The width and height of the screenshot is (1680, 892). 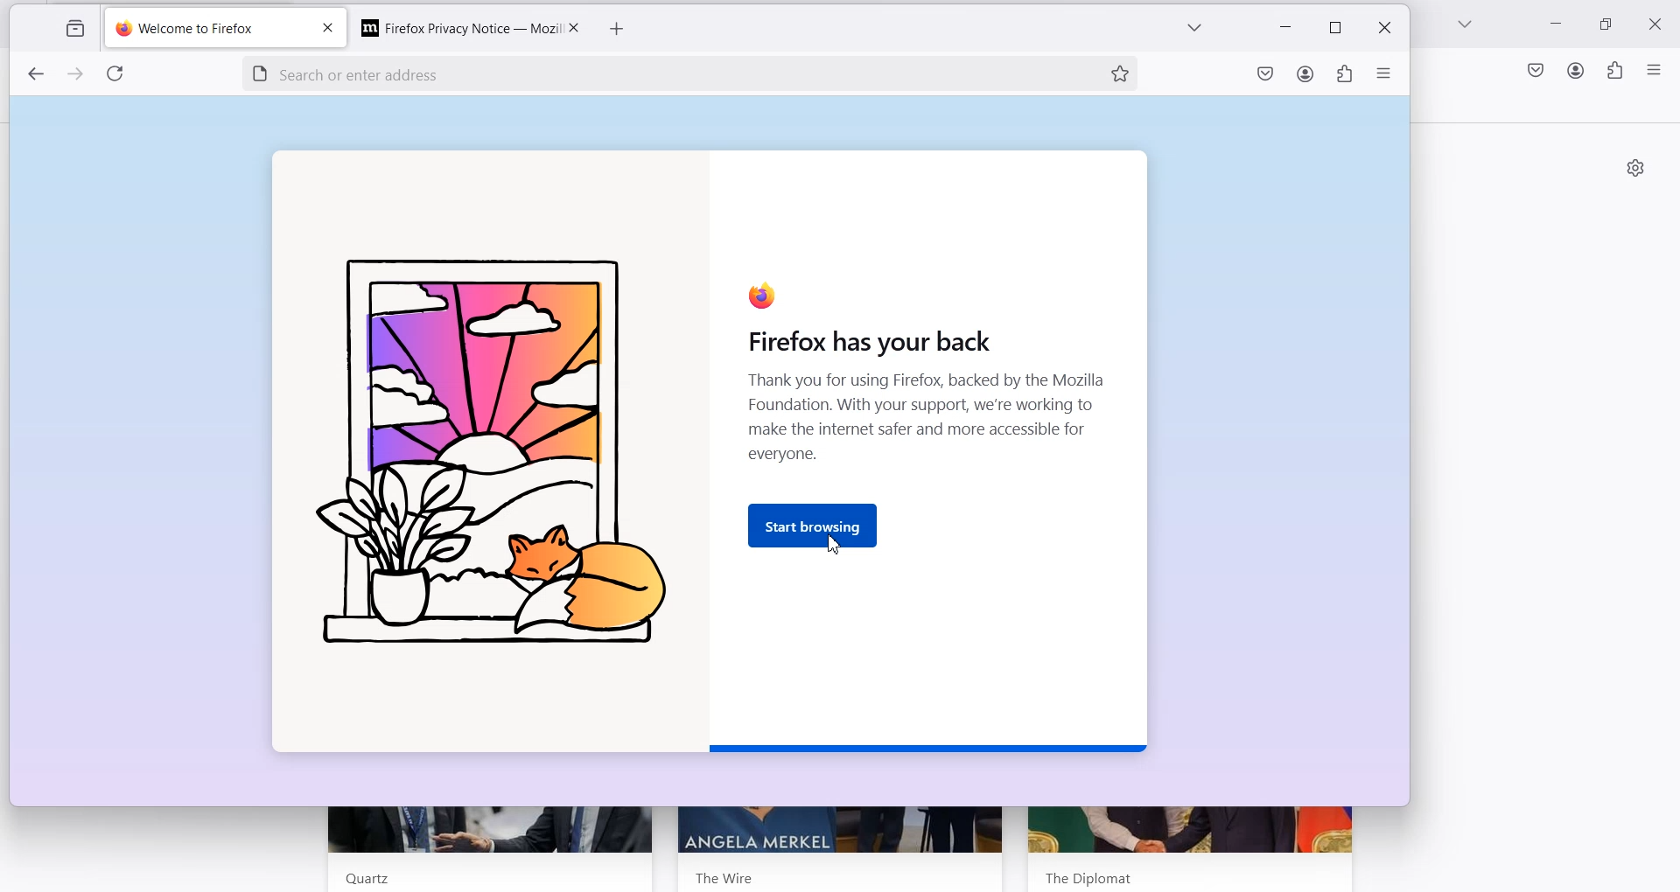 I want to click on Bookmark this page, so click(x=1119, y=73).